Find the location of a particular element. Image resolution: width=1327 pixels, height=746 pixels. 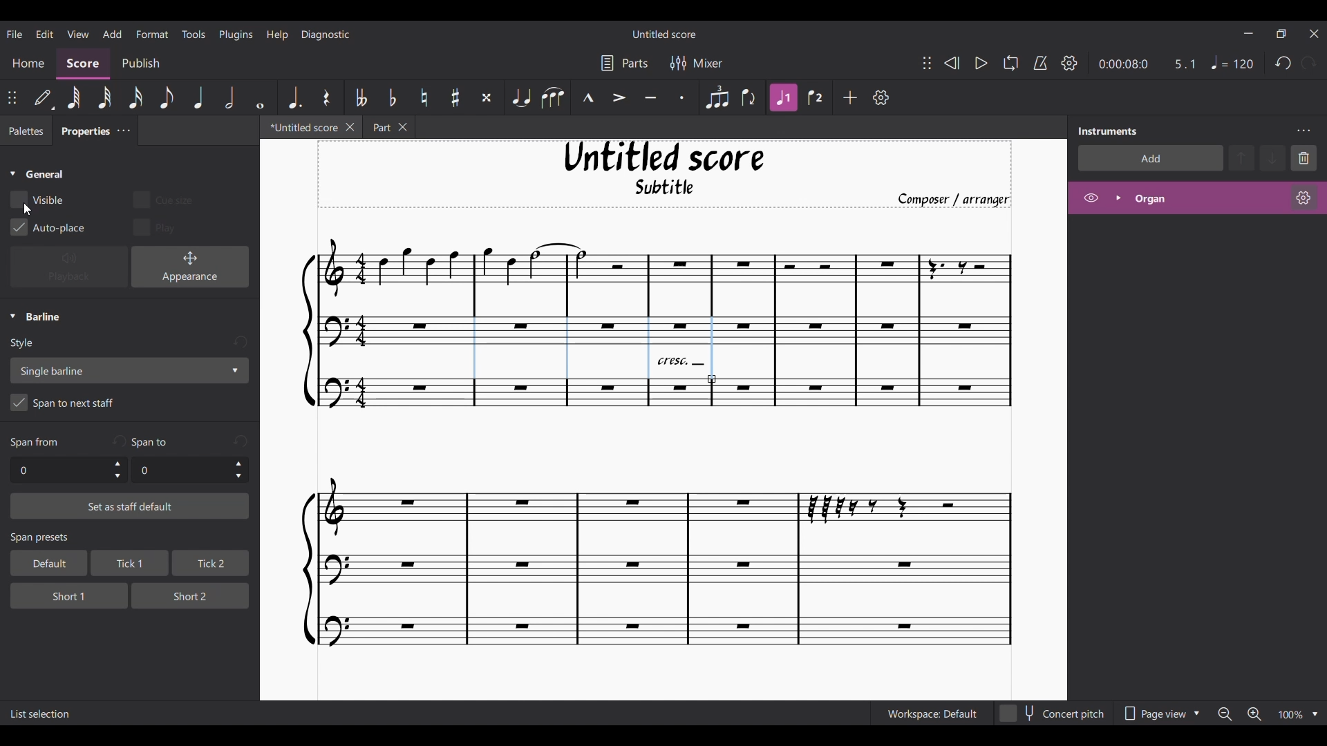

Flip direction is located at coordinates (750, 97).